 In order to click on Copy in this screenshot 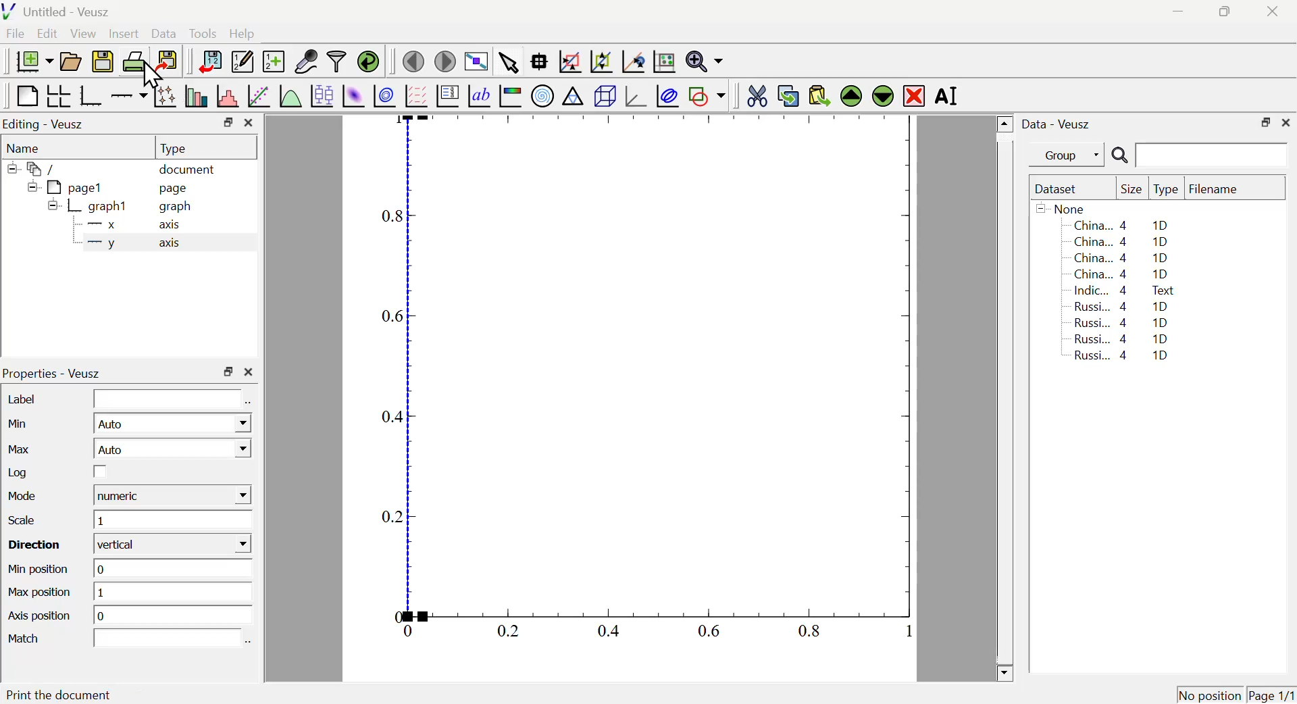, I will do `click(788, 96)`.